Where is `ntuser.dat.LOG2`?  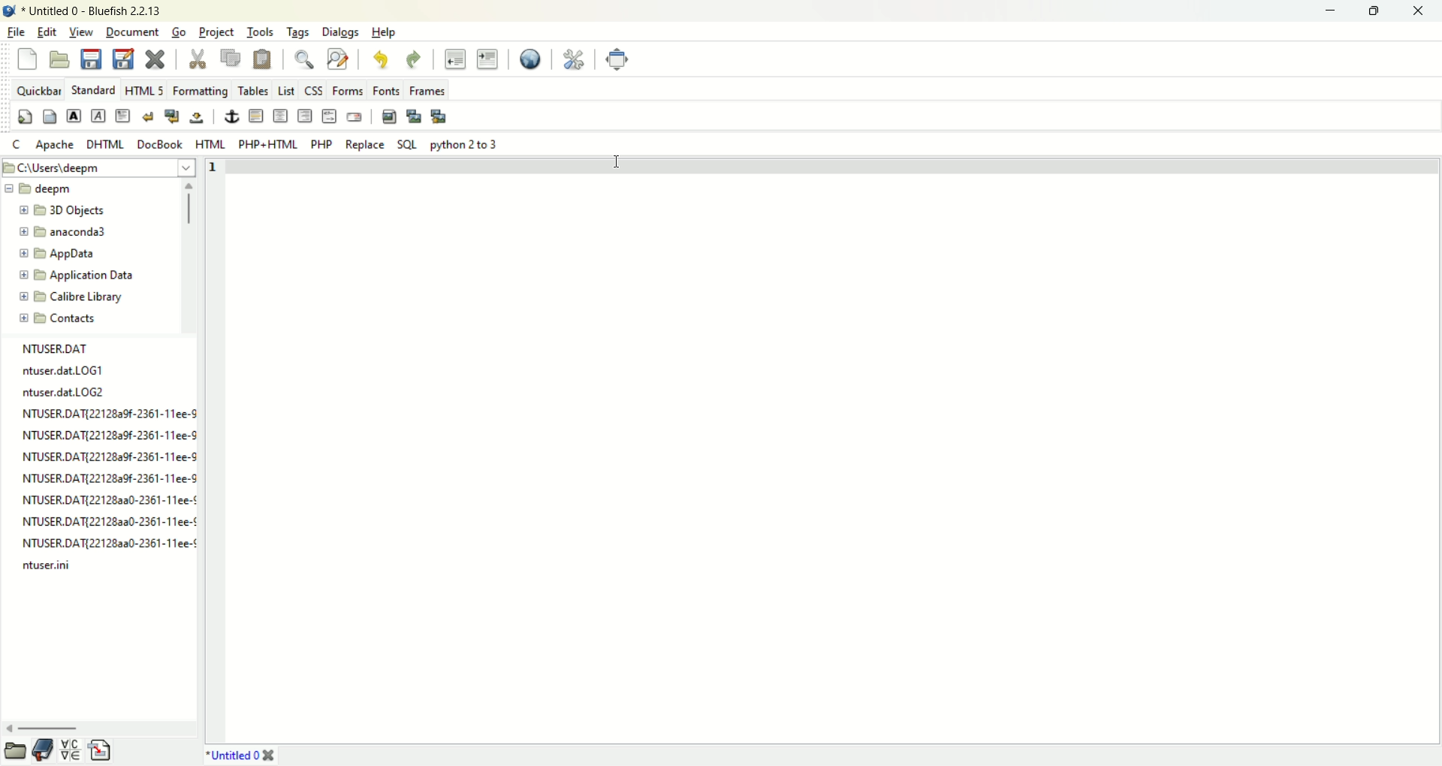
ntuser.dat.LOG2 is located at coordinates (64, 388).